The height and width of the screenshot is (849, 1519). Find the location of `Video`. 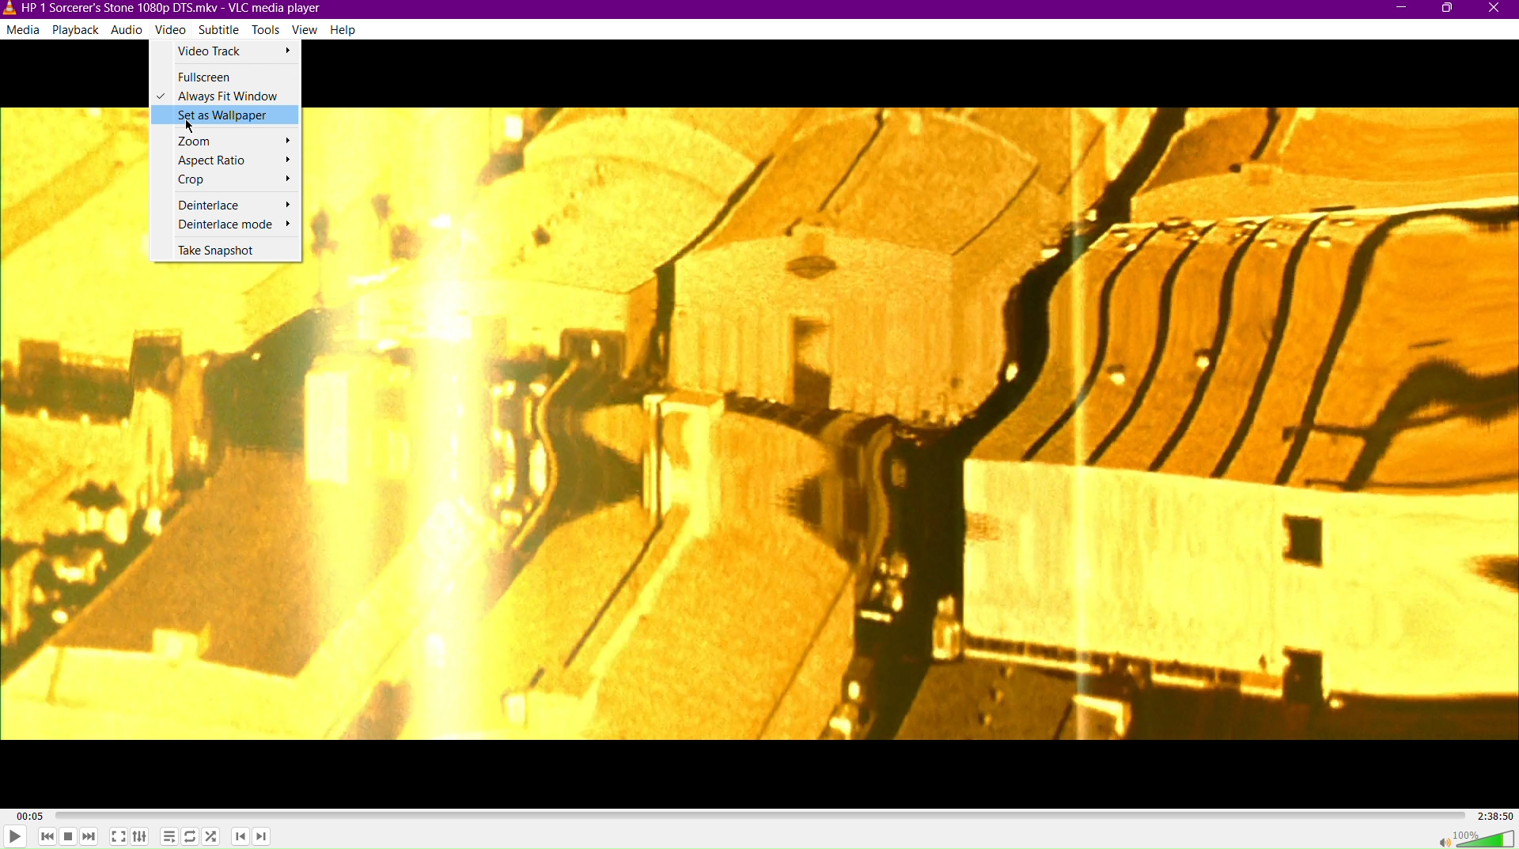

Video is located at coordinates (172, 30).